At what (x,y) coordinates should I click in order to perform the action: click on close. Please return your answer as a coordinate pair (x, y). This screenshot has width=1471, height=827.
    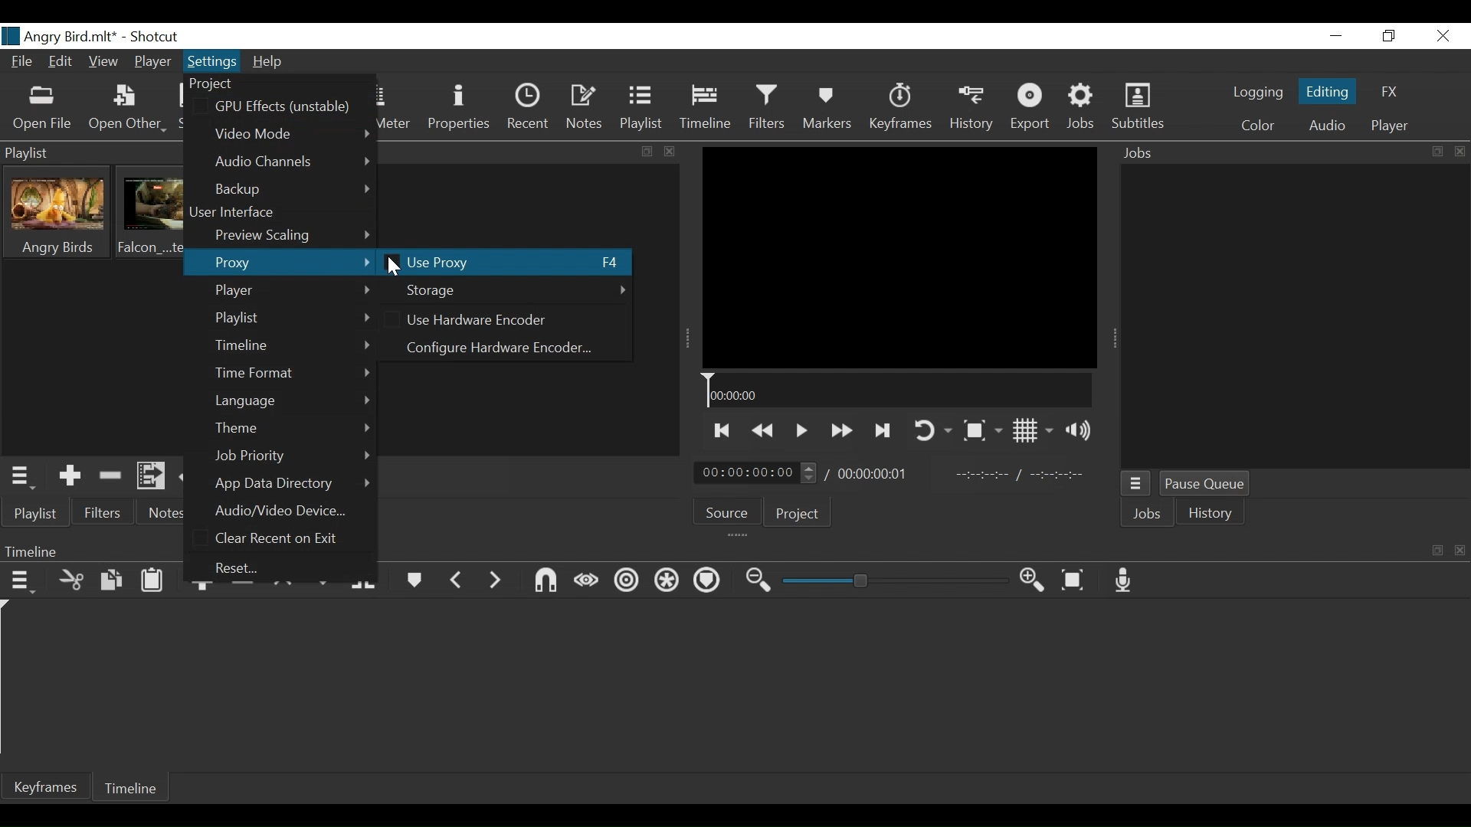
    Looking at the image, I should click on (672, 152).